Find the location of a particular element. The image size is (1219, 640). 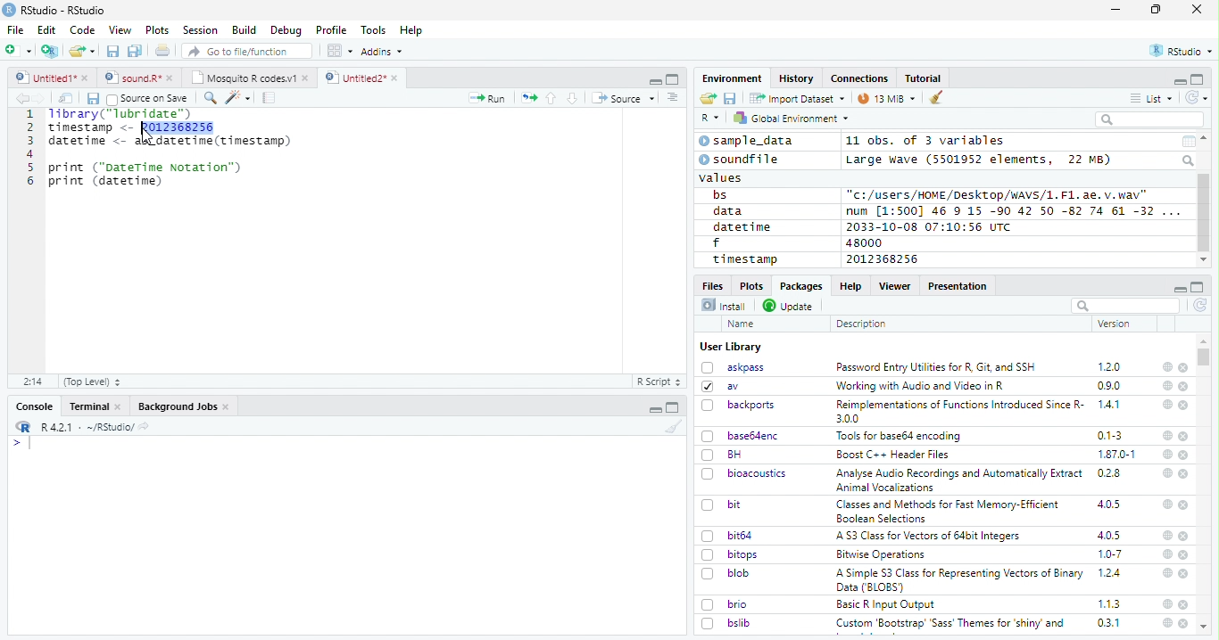

Background Jobs is located at coordinates (184, 406).